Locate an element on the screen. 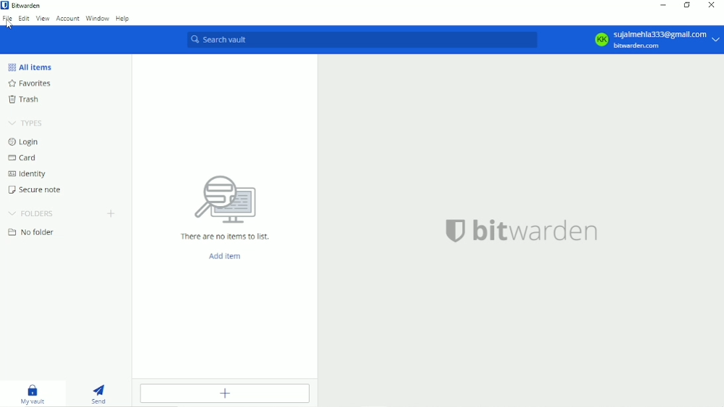  Add item is located at coordinates (222, 256).